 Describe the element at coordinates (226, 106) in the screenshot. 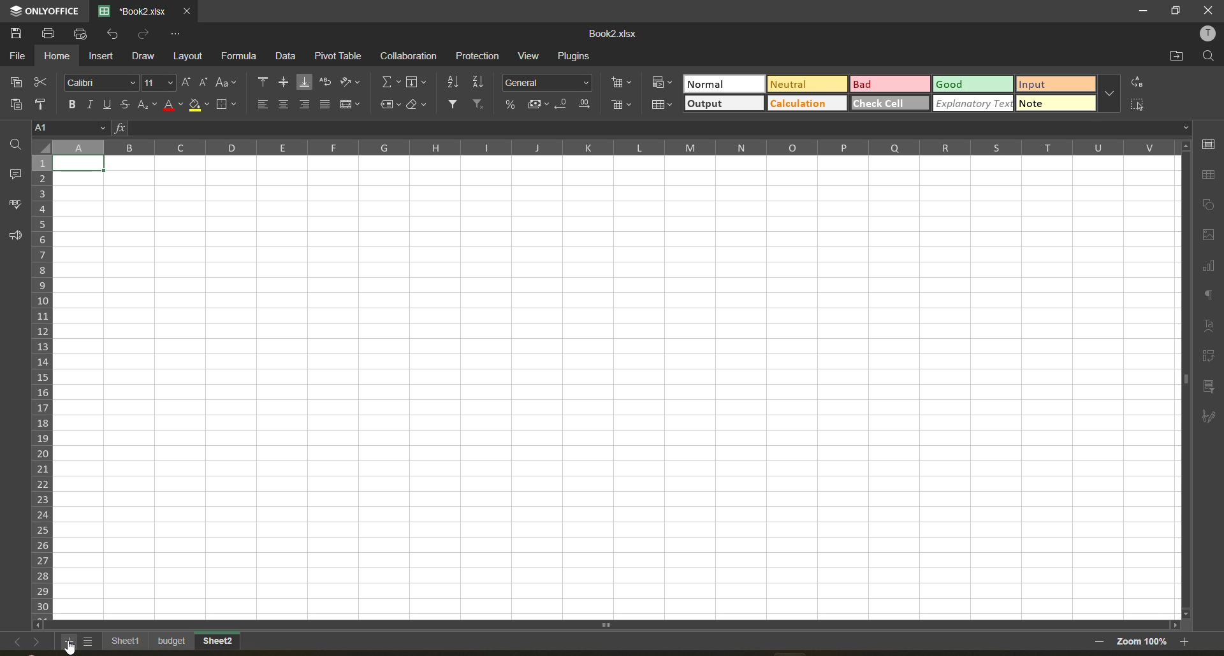

I see `borders` at that location.